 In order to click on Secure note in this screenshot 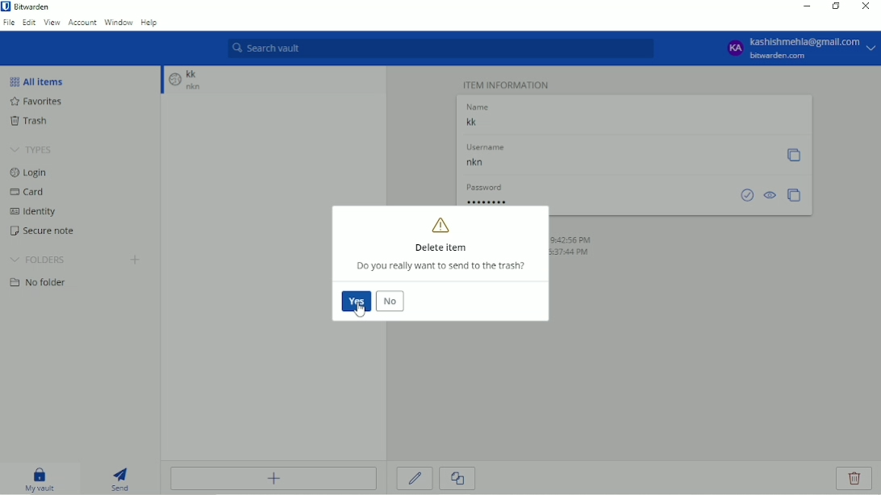, I will do `click(44, 231)`.